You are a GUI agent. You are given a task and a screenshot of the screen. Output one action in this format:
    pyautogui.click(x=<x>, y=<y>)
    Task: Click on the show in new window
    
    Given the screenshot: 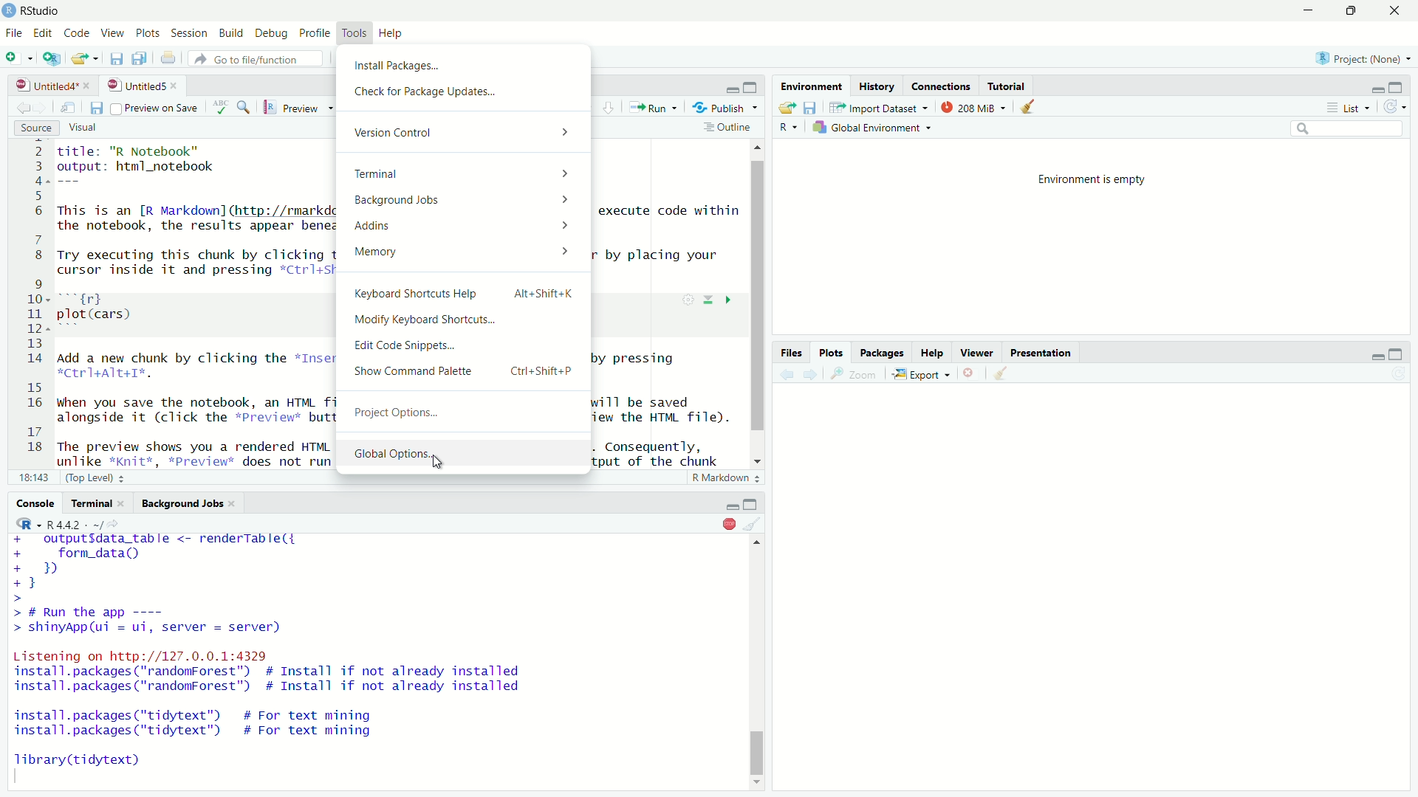 What is the action you would take?
    pyautogui.click(x=68, y=108)
    